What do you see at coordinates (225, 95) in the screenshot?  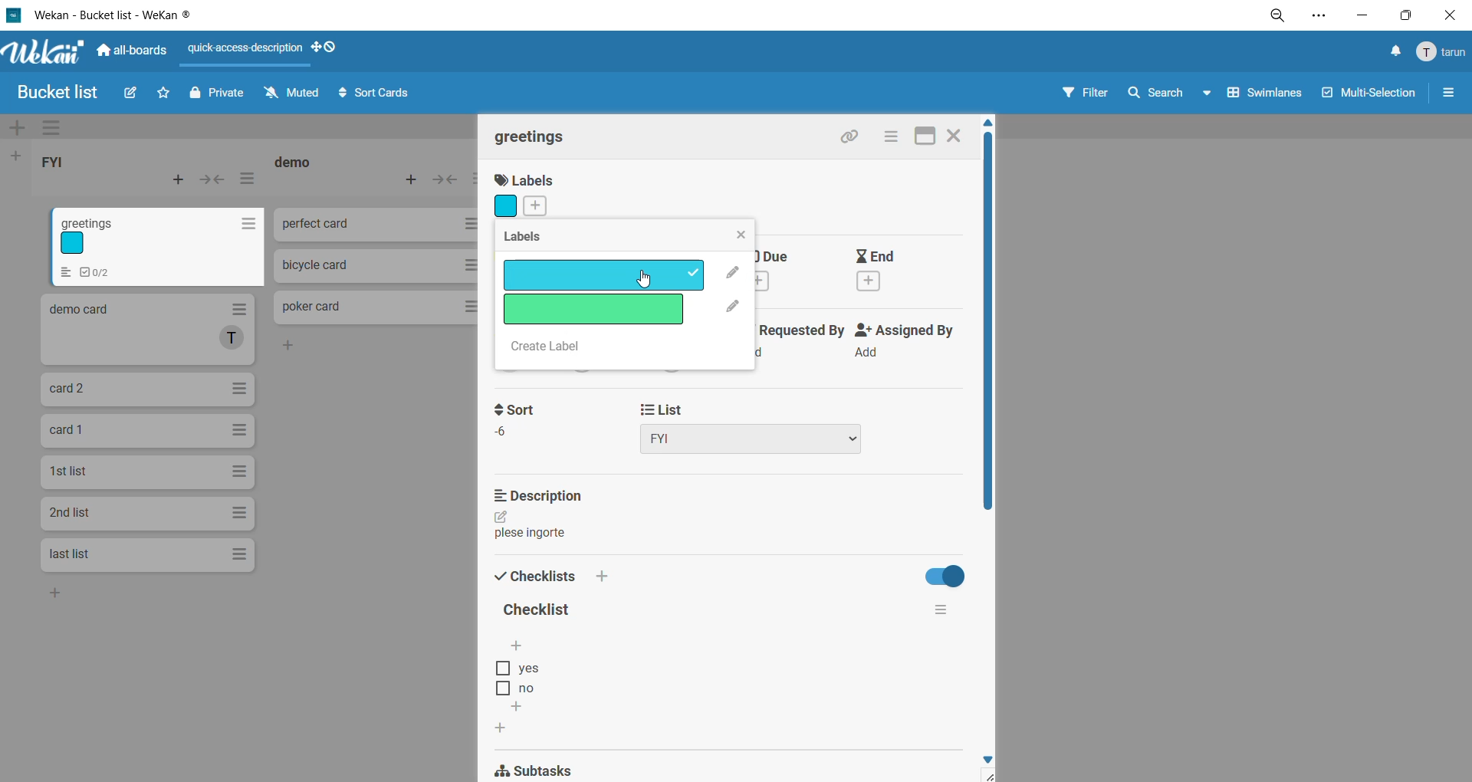 I see `private` at bounding box center [225, 95].